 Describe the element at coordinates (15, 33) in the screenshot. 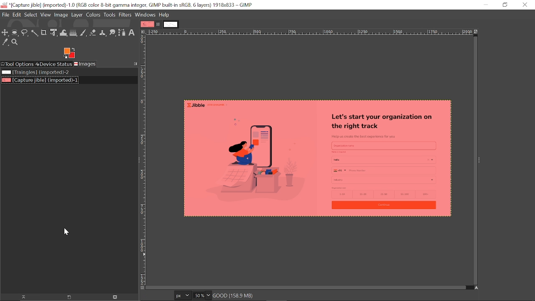

I see `Ellipse select tool` at that location.